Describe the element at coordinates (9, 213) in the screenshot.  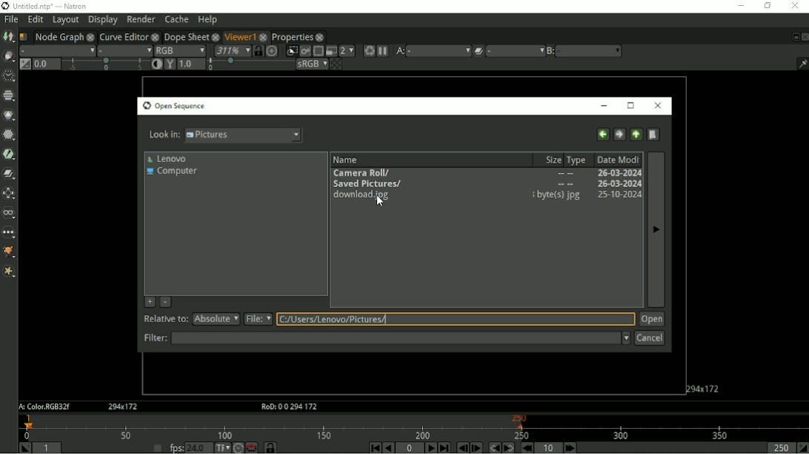
I see `Views` at that location.